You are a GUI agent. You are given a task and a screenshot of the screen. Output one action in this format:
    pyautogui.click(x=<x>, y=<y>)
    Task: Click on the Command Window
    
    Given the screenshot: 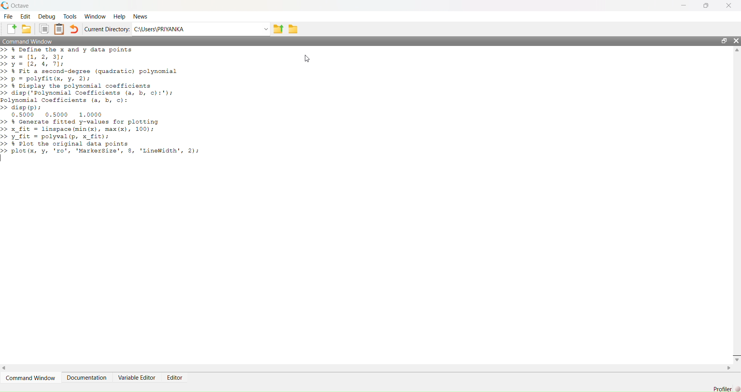 What is the action you would take?
    pyautogui.click(x=30, y=377)
    